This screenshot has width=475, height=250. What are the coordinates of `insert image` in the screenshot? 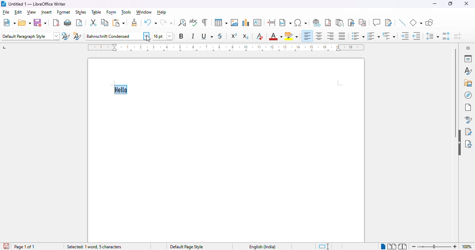 It's located at (235, 23).